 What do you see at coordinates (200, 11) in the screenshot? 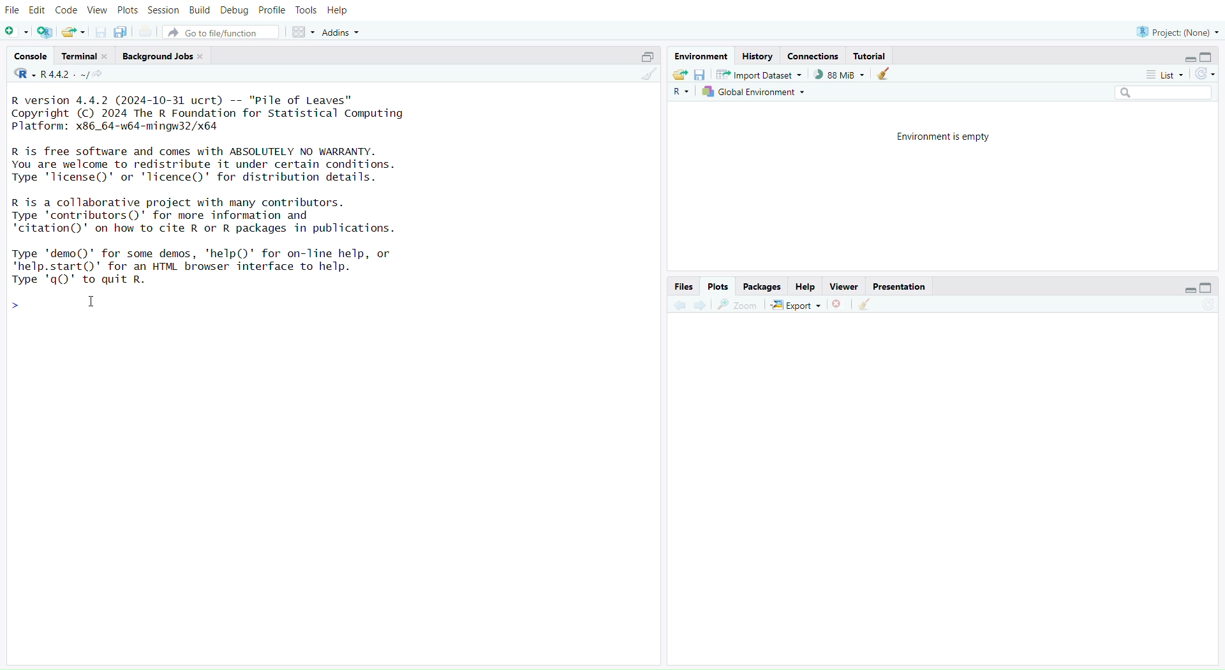
I see `build` at bounding box center [200, 11].